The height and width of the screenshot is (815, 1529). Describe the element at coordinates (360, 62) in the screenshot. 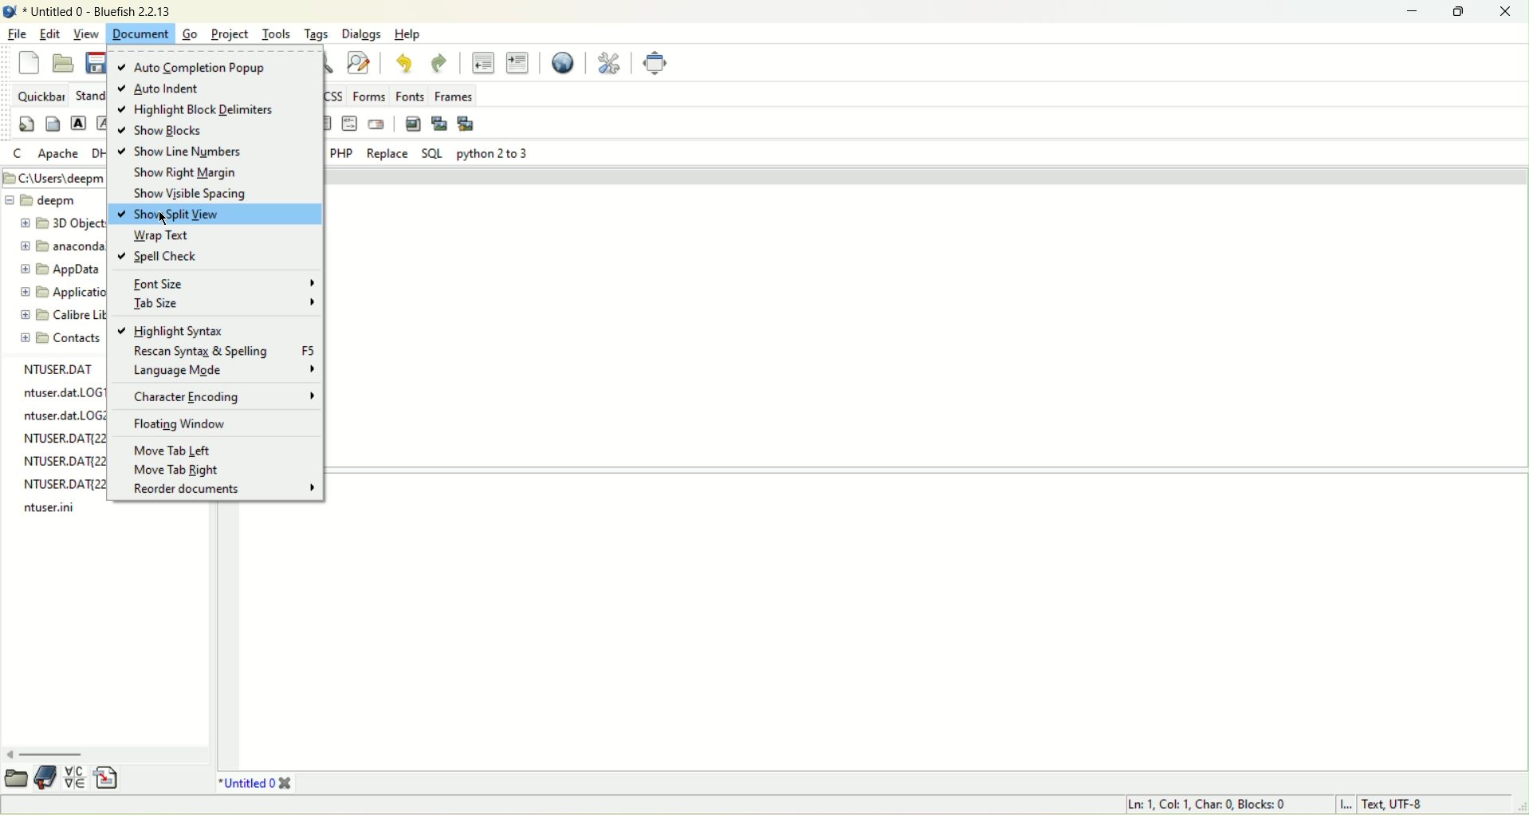

I see `find and replace` at that location.